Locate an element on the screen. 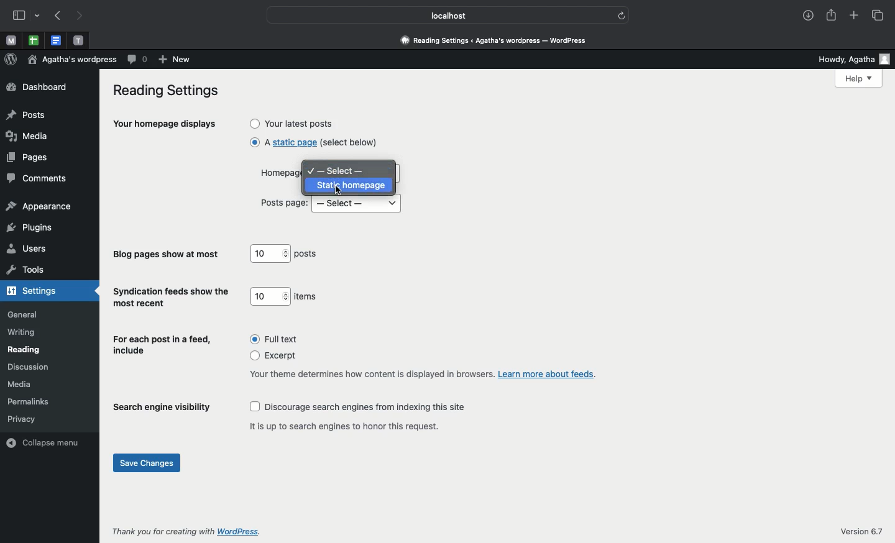 The width and height of the screenshot is (895, 543). Syndication feeds show the most recent is located at coordinates (172, 298).